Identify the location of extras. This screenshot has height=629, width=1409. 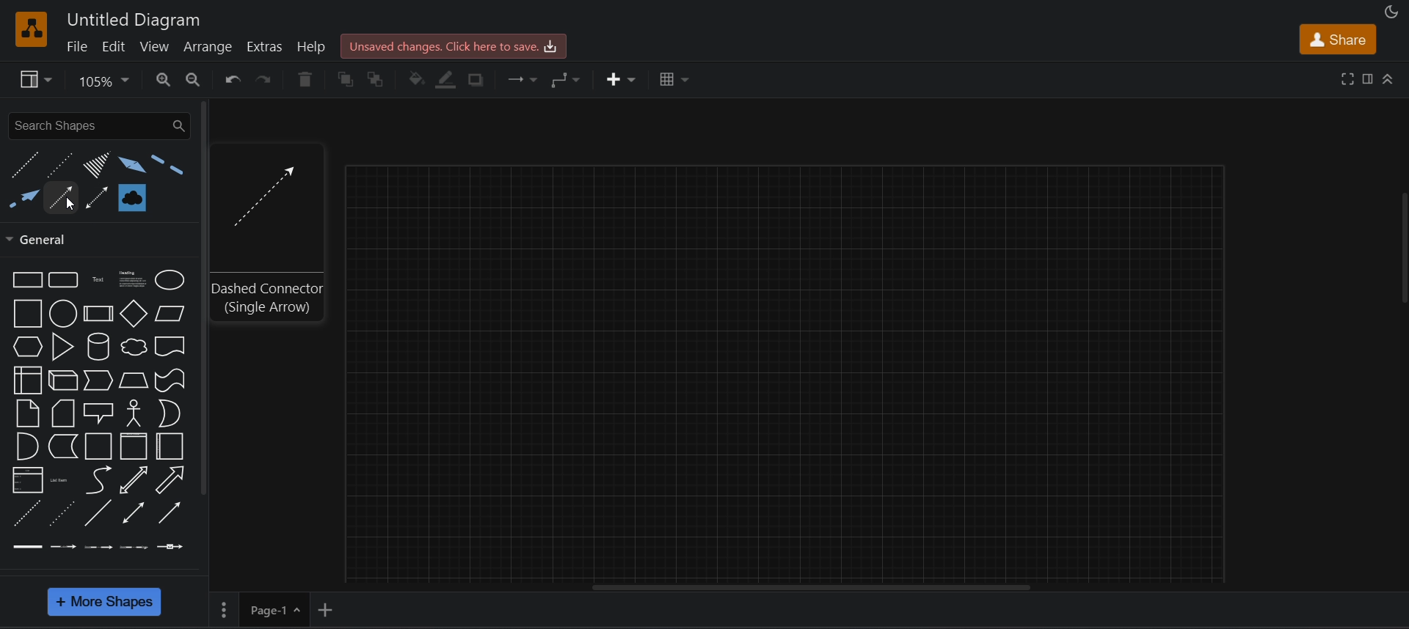
(265, 46).